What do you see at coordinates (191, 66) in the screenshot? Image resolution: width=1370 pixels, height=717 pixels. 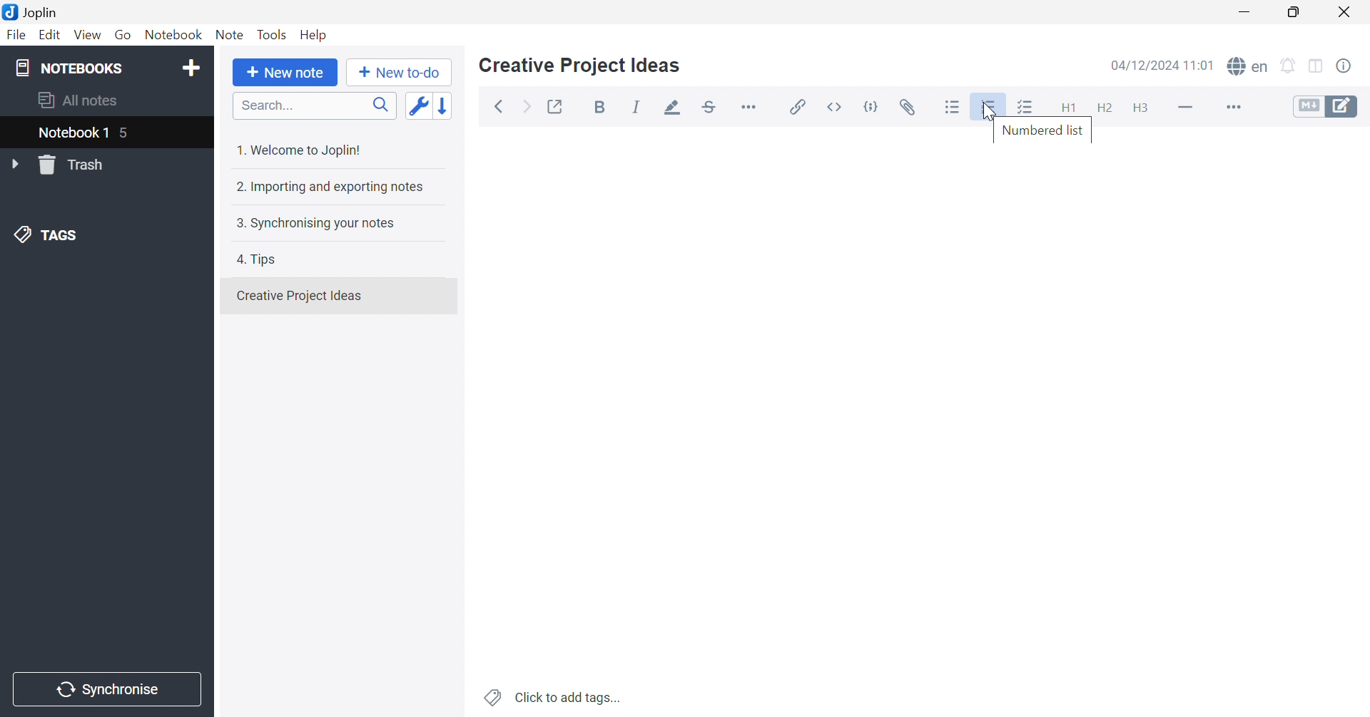 I see `Add notebook` at bounding box center [191, 66].